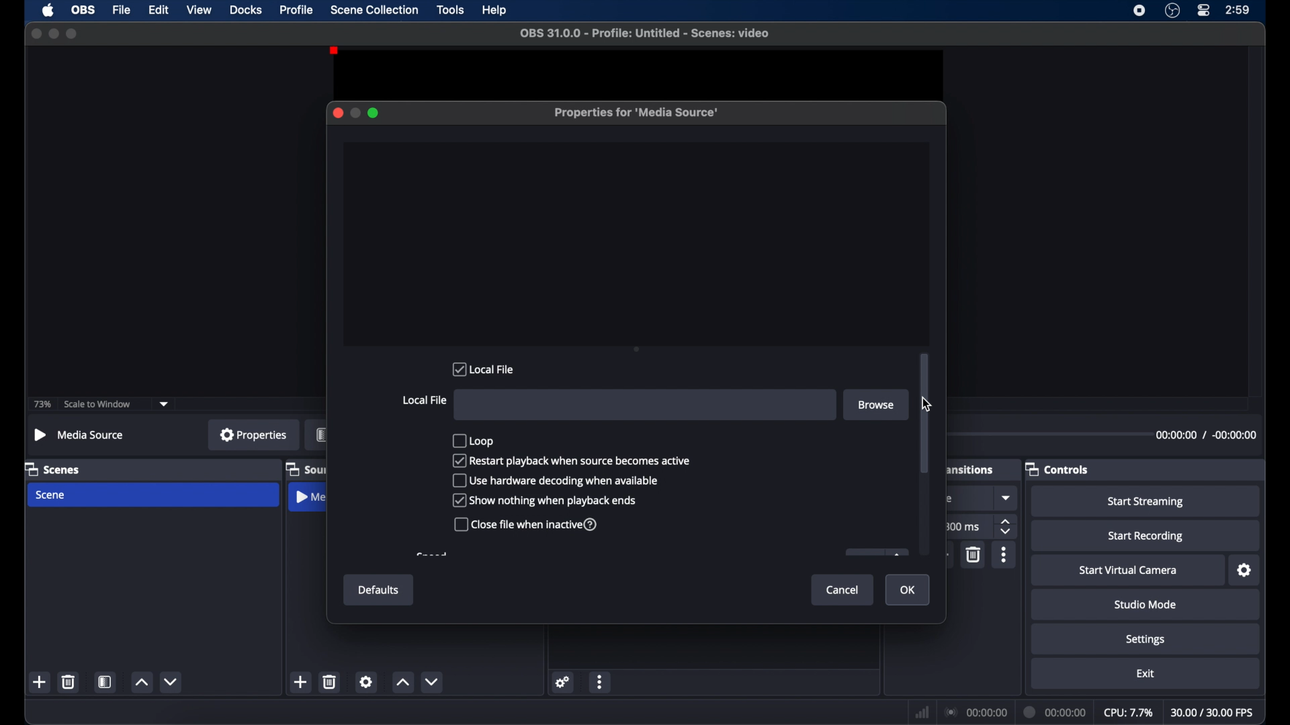 Image resolution: width=1290 pixels, height=725 pixels. I want to click on edit, so click(159, 11).